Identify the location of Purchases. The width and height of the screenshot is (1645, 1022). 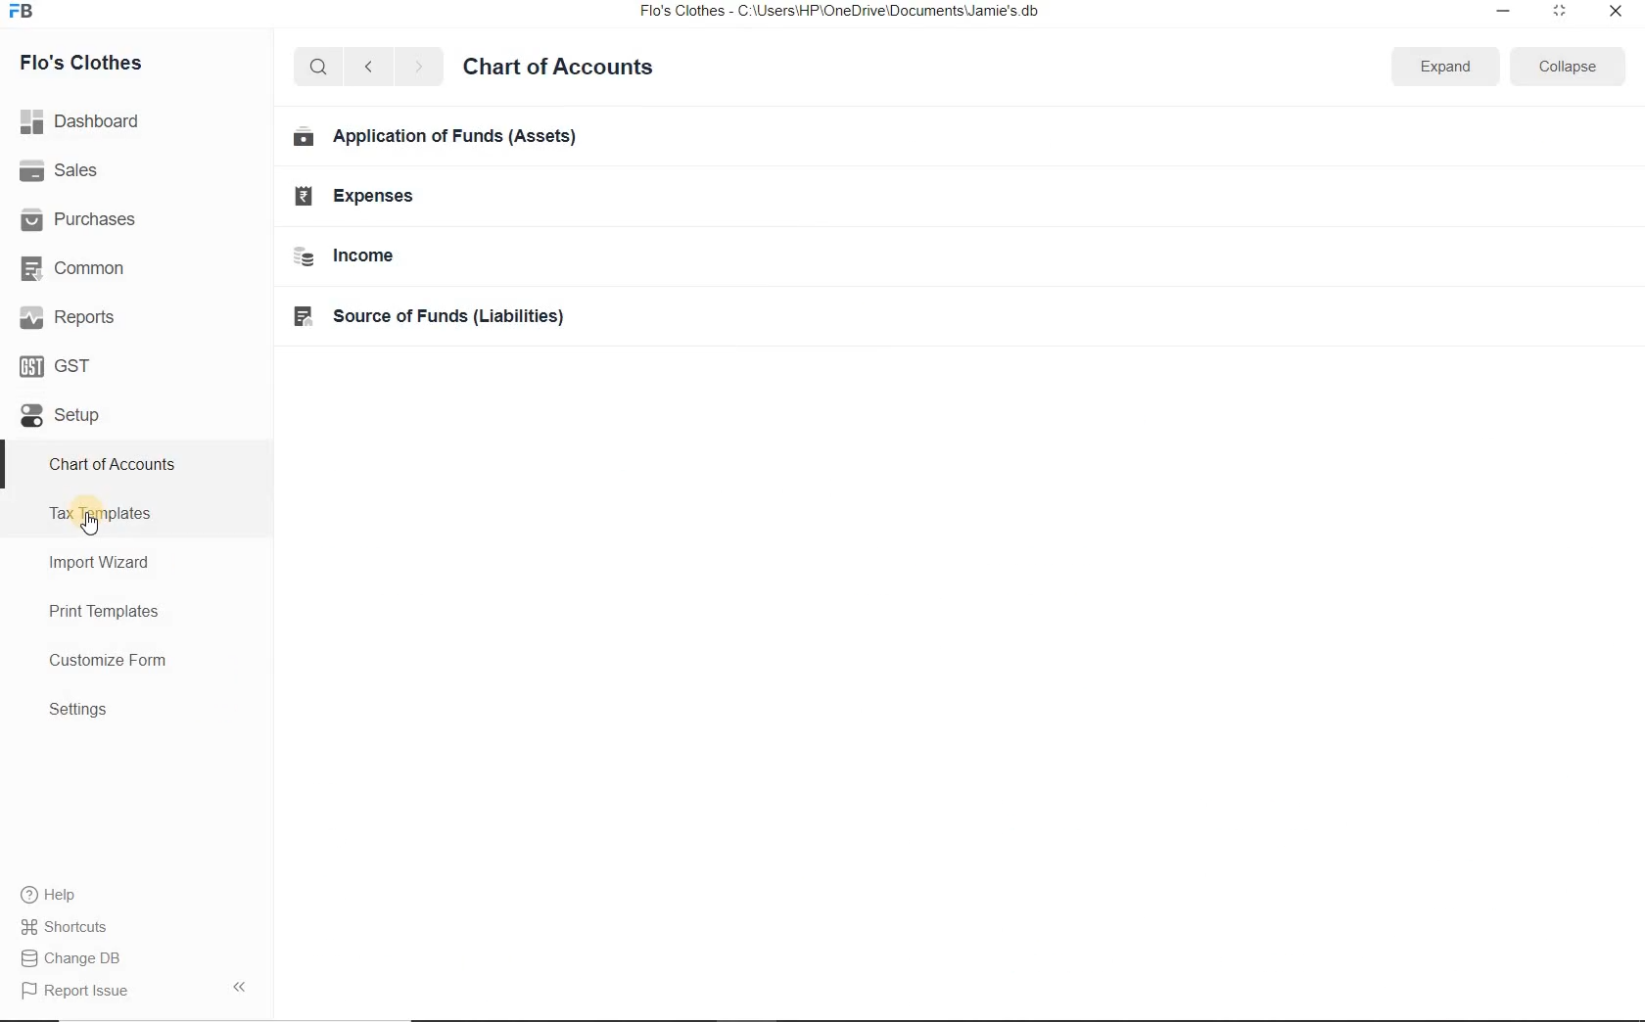
(136, 216).